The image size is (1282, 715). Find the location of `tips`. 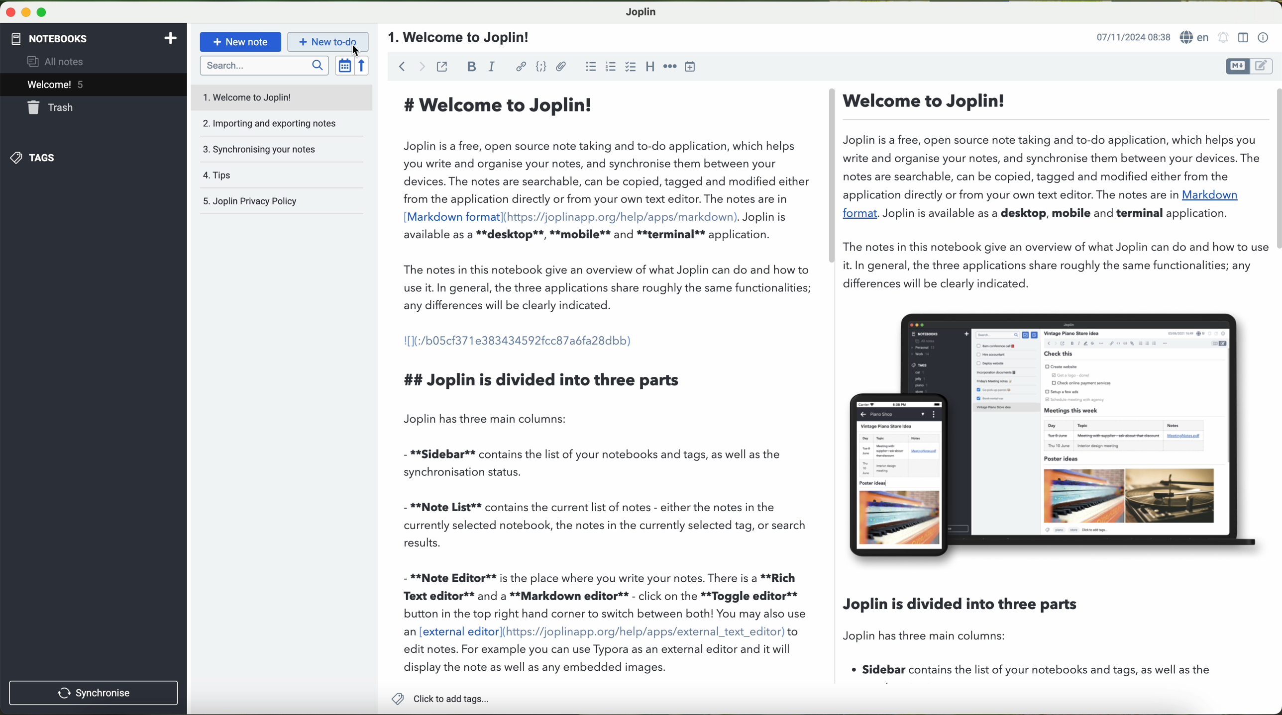

tips is located at coordinates (282, 175).